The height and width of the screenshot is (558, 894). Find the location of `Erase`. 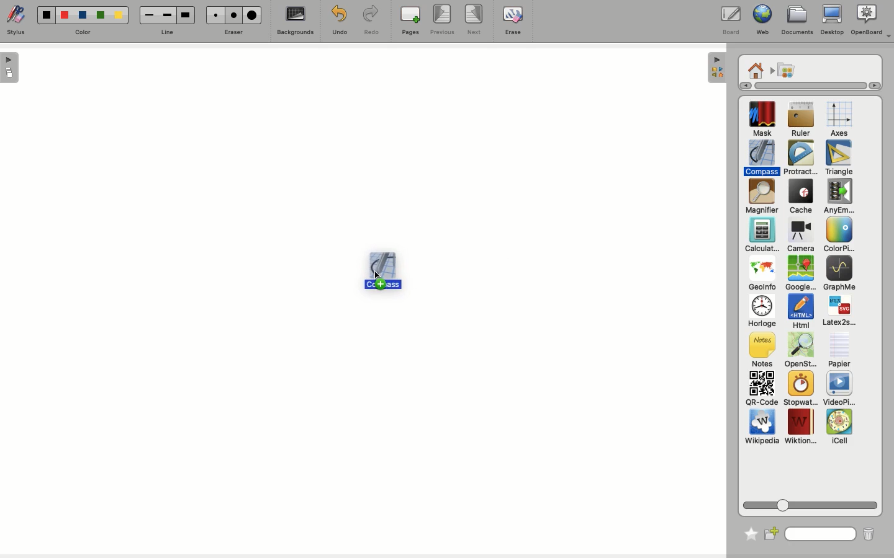

Erase is located at coordinates (512, 20).